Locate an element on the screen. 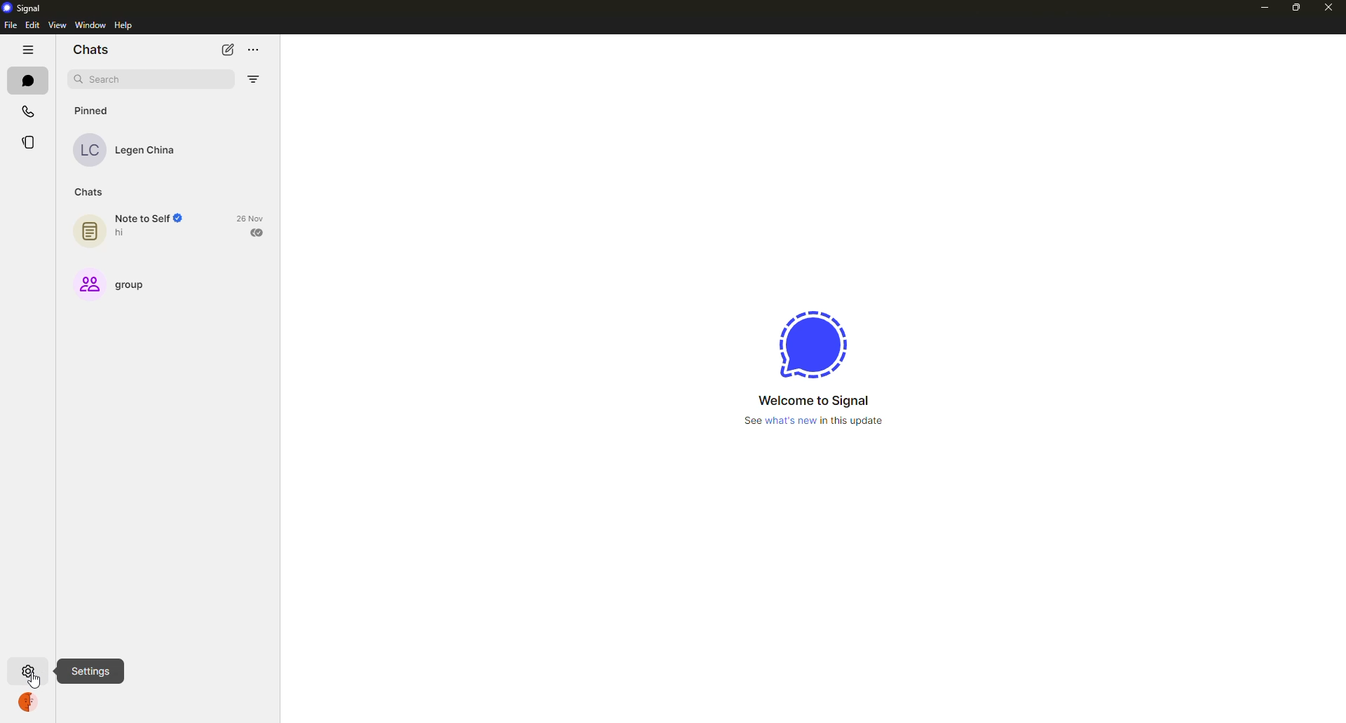 Image resolution: width=1346 pixels, height=723 pixels. search is located at coordinates (105, 78).